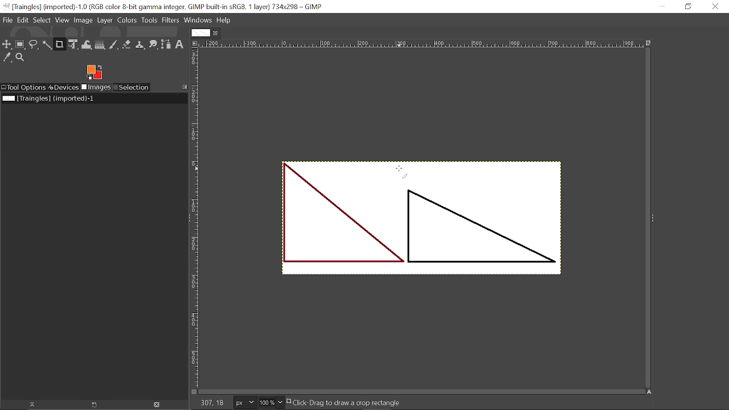 Image resolution: width=729 pixels, height=410 pixels. Describe the element at coordinates (9, 20) in the screenshot. I see `File` at that location.